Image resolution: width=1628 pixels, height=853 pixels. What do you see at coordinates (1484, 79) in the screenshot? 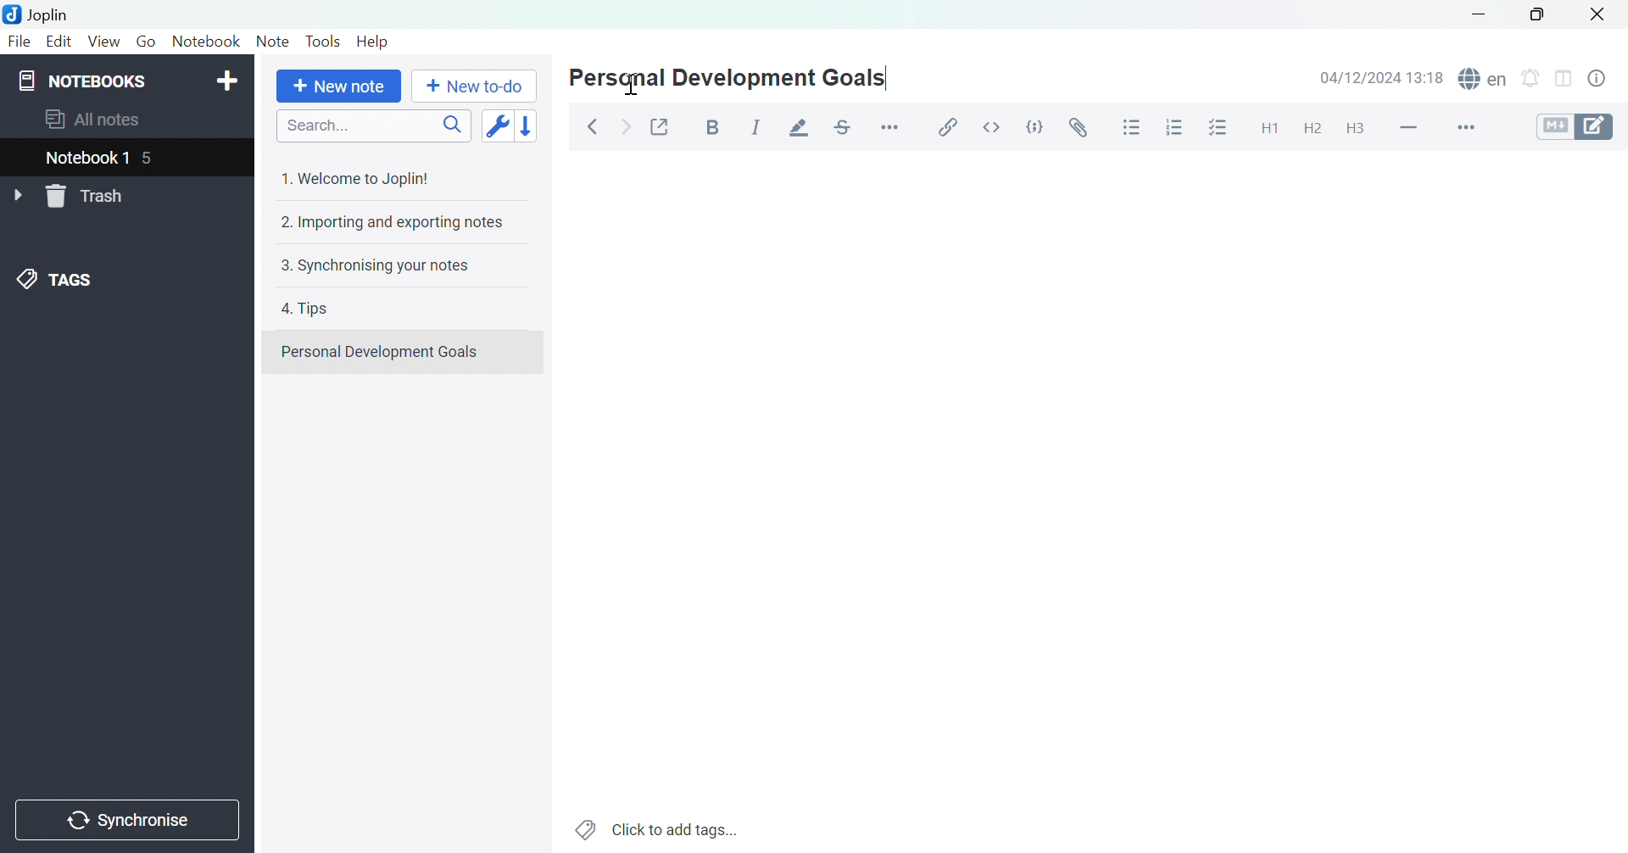
I see `spell checker` at bounding box center [1484, 79].